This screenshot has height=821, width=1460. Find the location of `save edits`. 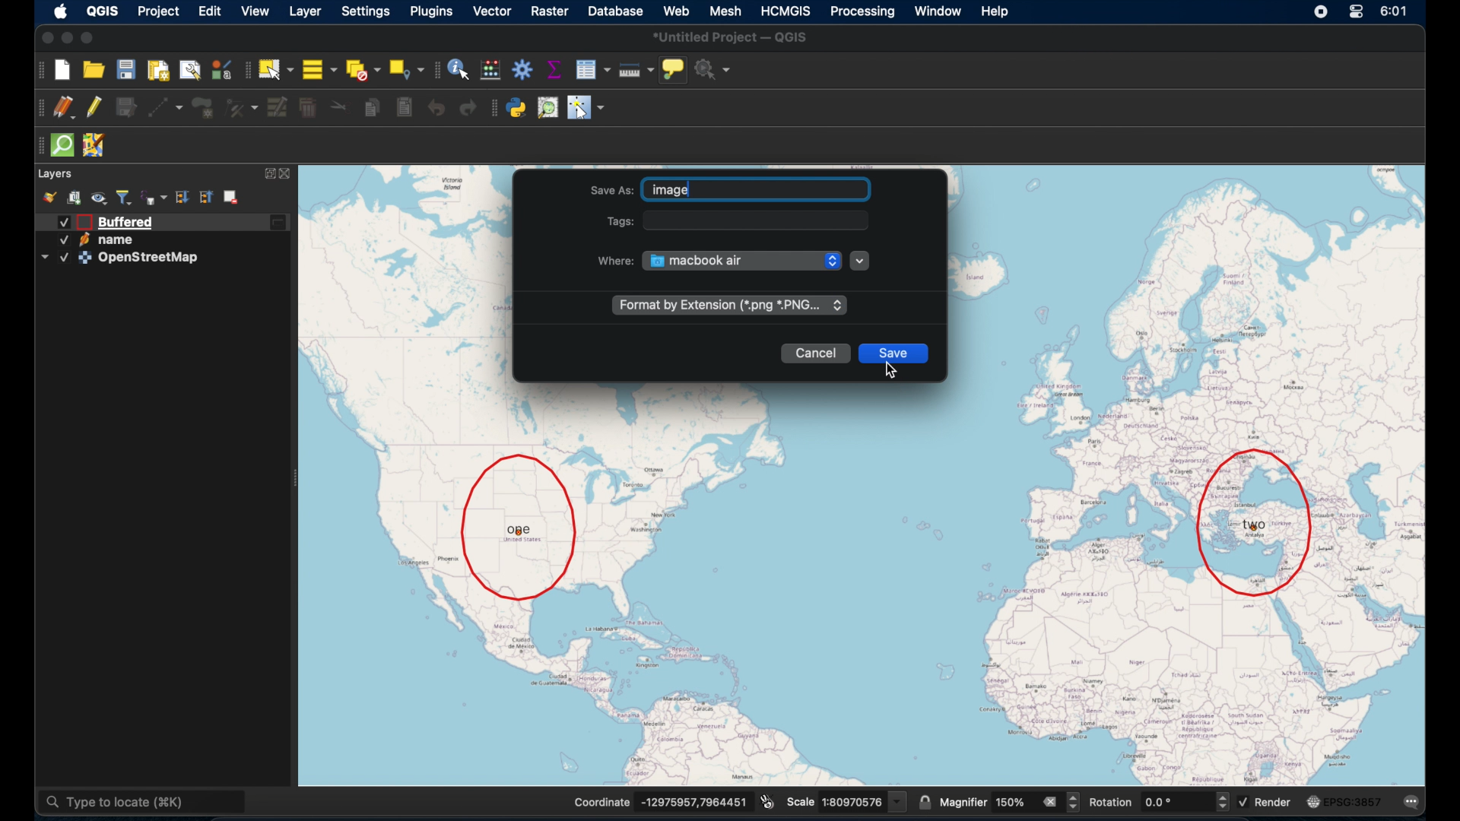

save edits is located at coordinates (124, 107).